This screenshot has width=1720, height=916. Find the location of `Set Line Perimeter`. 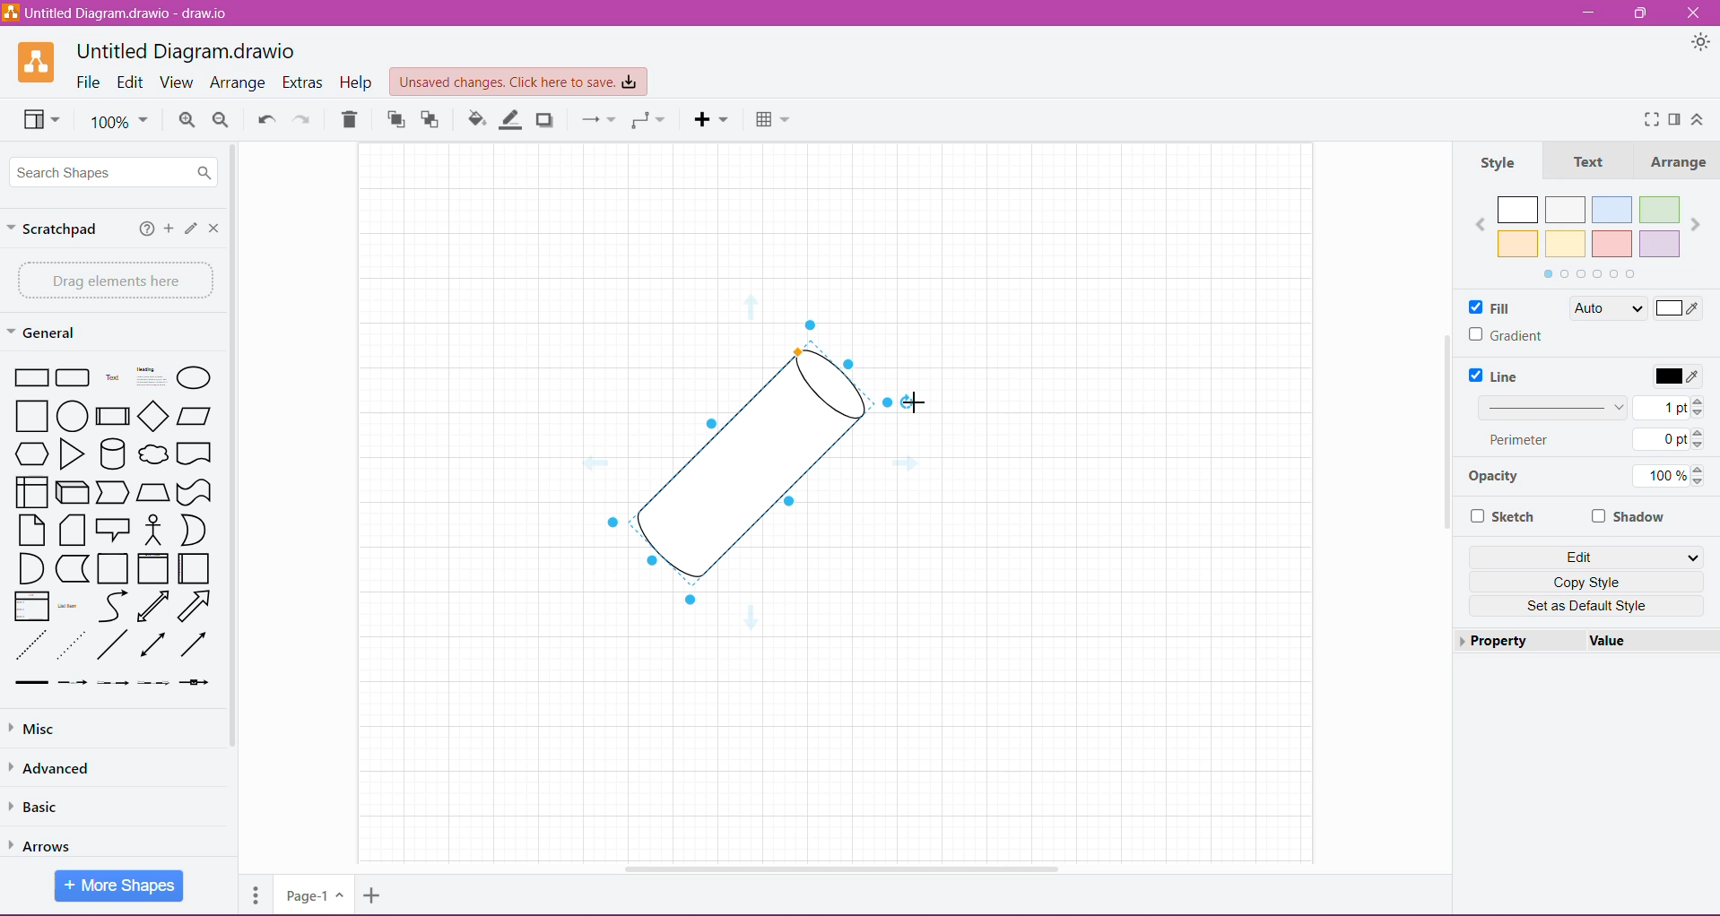

Set Line Perimeter is located at coordinates (1591, 441).